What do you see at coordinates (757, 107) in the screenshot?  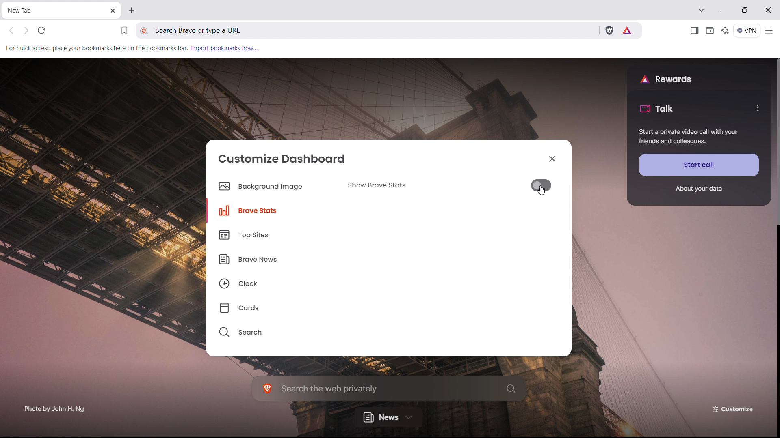 I see `options` at bounding box center [757, 107].